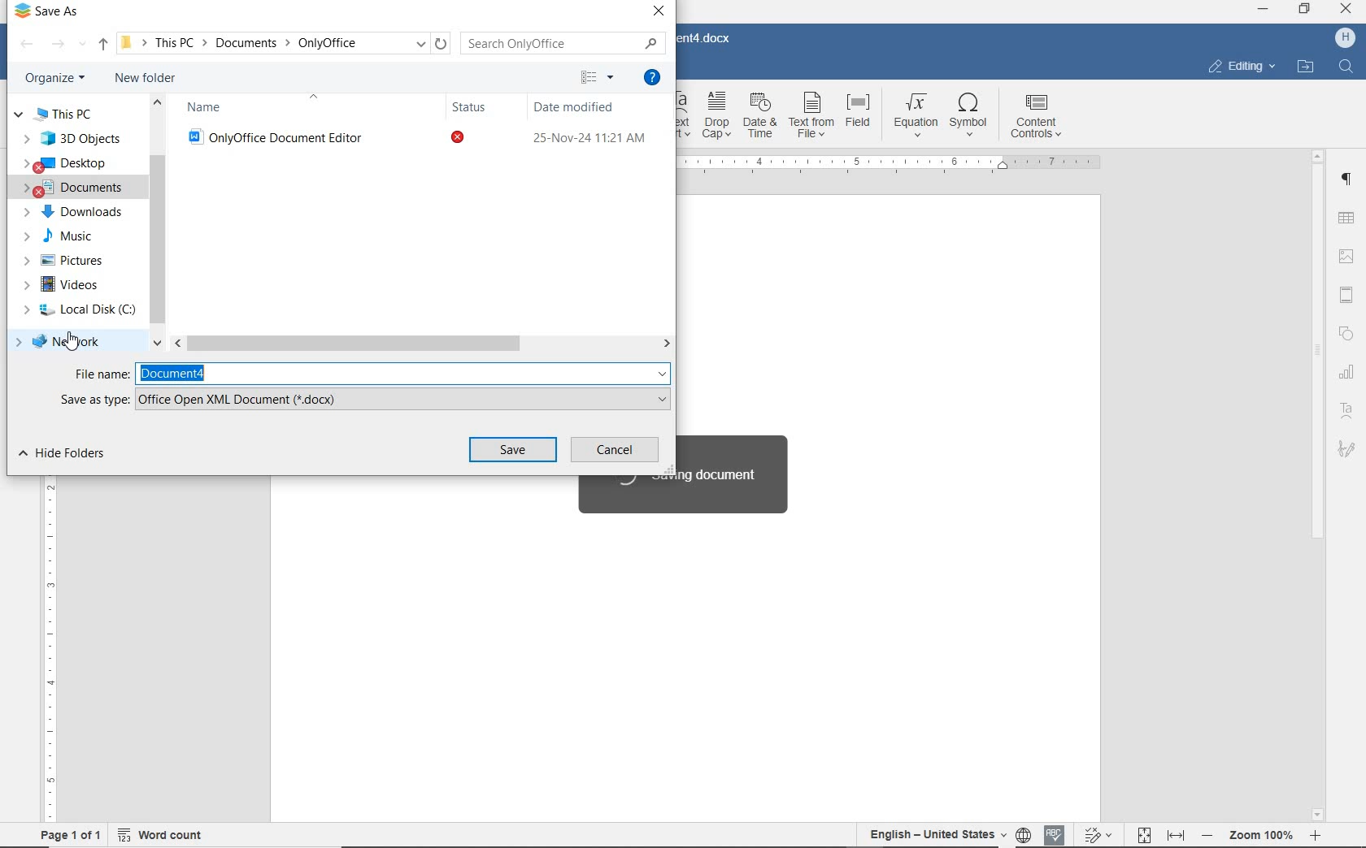  Describe the element at coordinates (51, 80) in the screenshot. I see `organize` at that location.